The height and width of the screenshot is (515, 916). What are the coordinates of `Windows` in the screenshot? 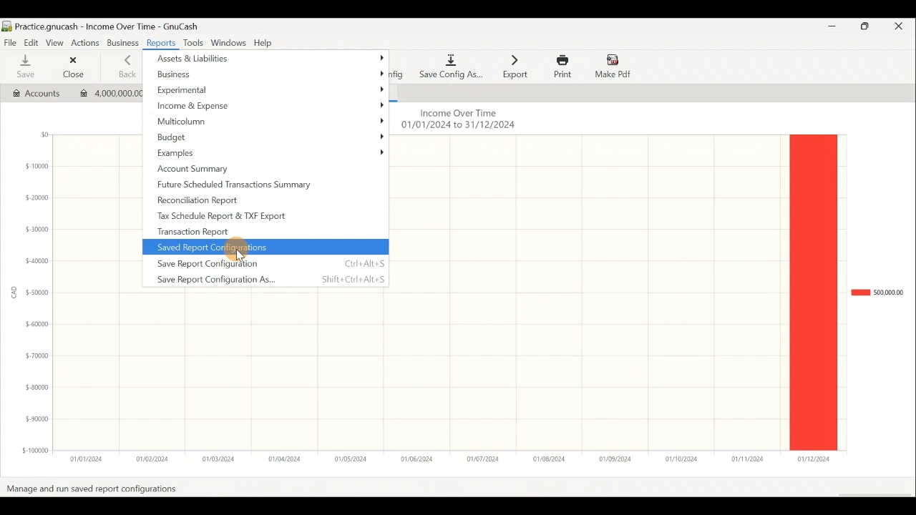 It's located at (229, 44).